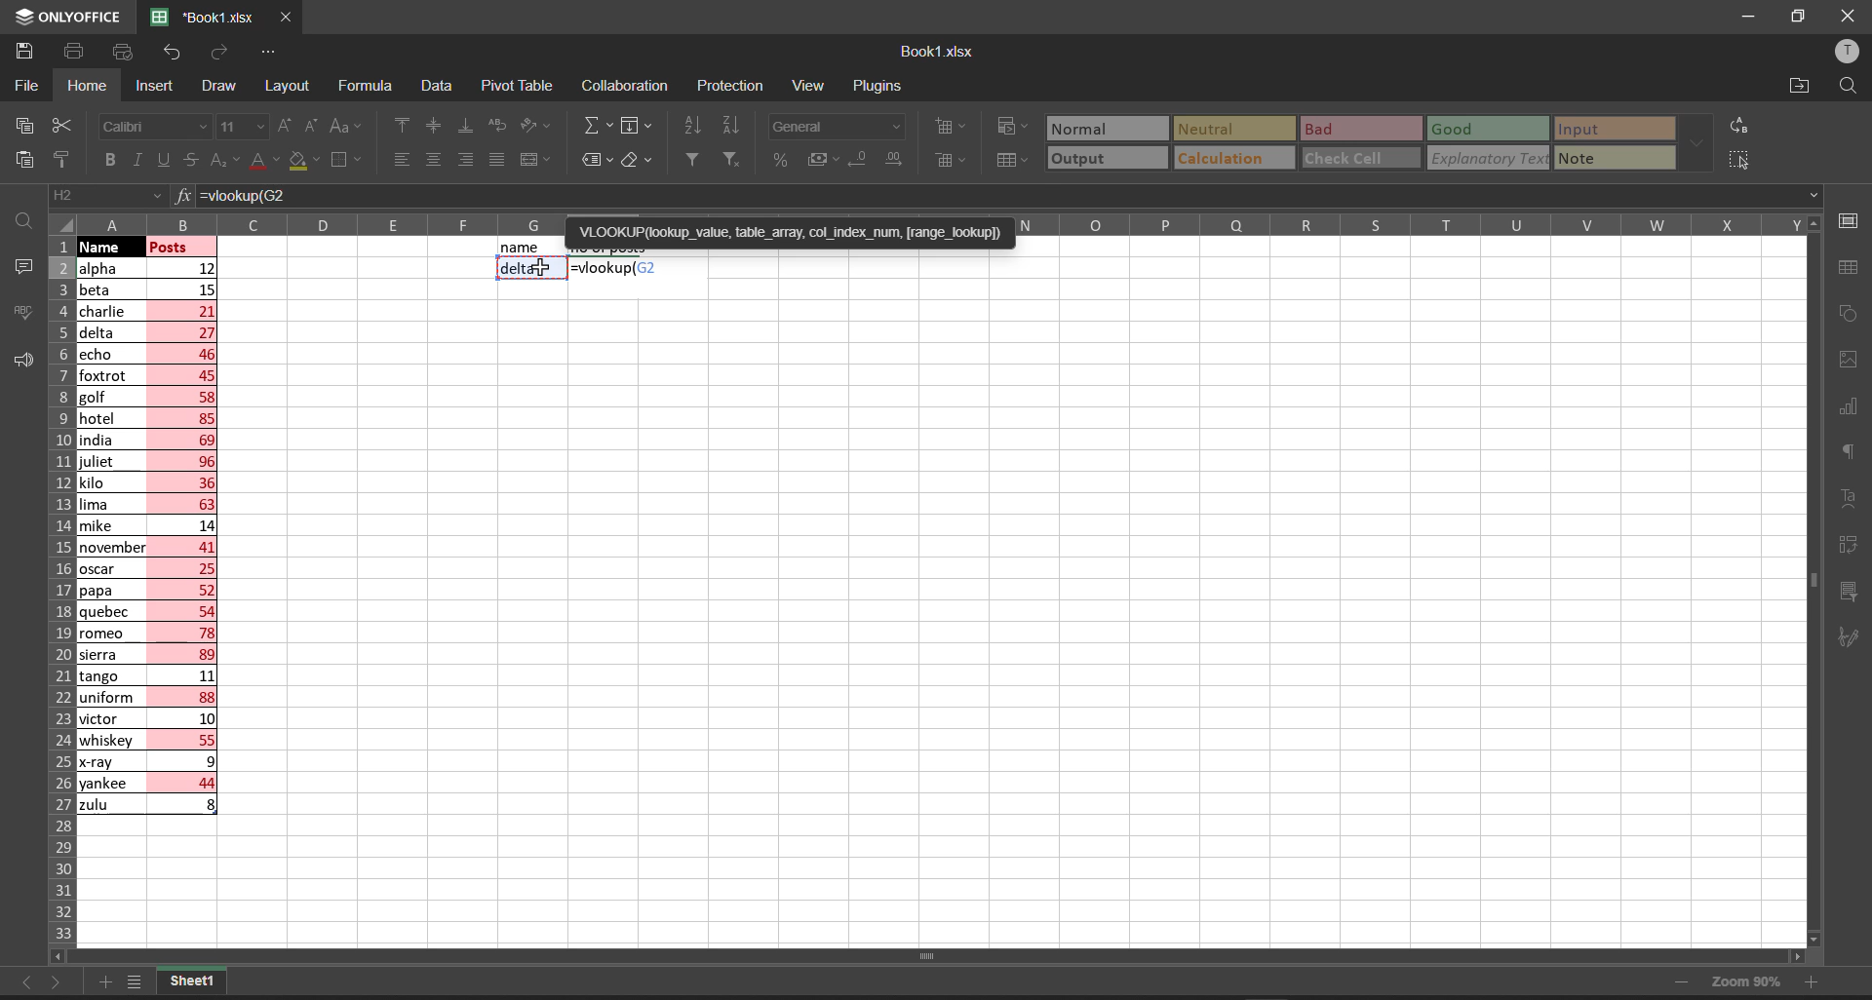 This screenshot has height=1000, width=1872. I want to click on insert cells, so click(948, 128).